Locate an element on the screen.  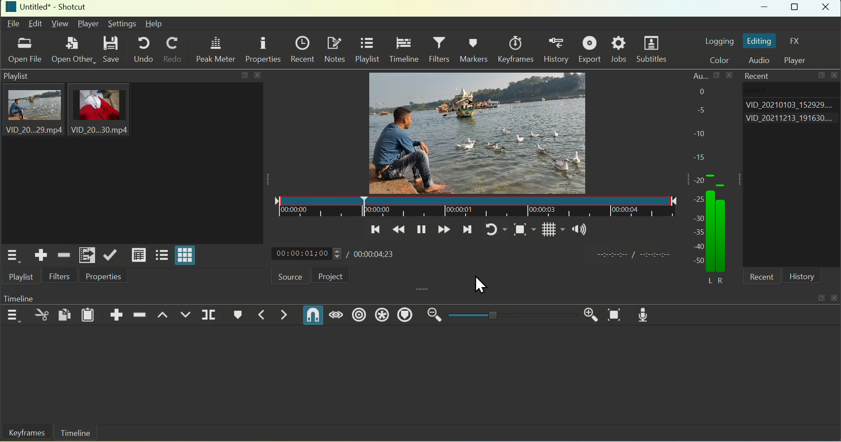
Snap is located at coordinates (312, 315).